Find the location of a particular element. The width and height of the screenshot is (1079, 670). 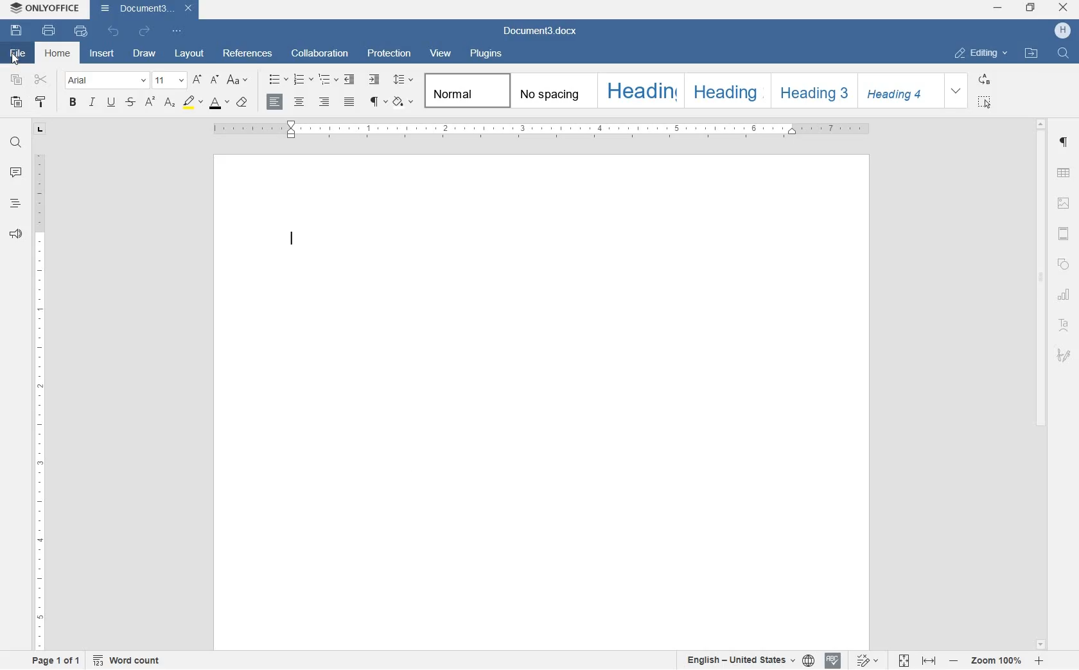

fit to page is located at coordinates (903, 659).